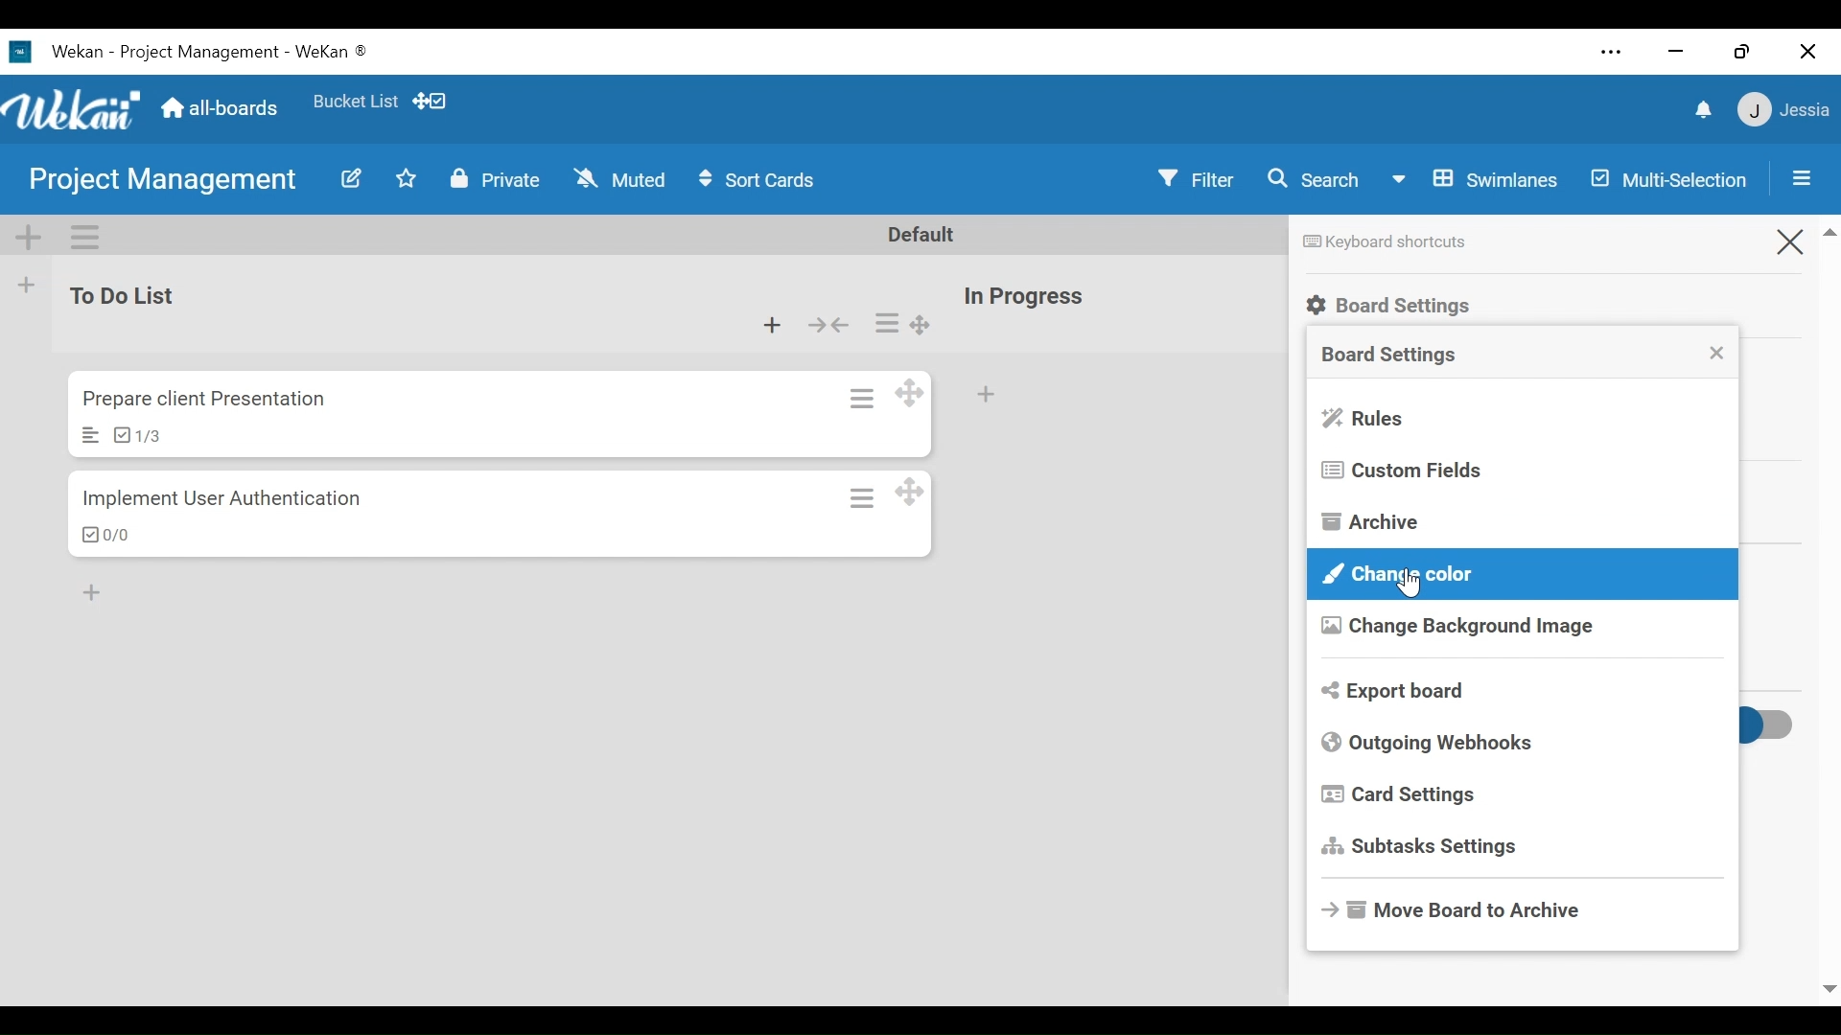  Describe the element at coordinates (1411, 583) in the screenshot. I see `Cursor` at that location.